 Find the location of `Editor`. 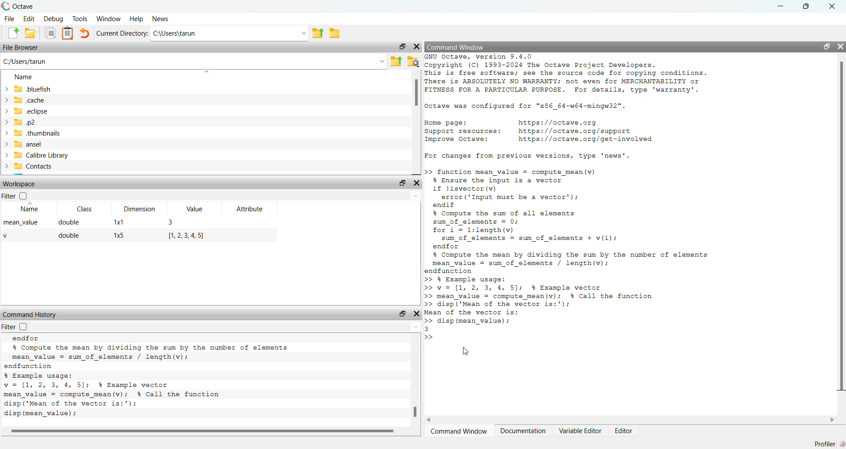

Editor is located at coordinates (623, 431).